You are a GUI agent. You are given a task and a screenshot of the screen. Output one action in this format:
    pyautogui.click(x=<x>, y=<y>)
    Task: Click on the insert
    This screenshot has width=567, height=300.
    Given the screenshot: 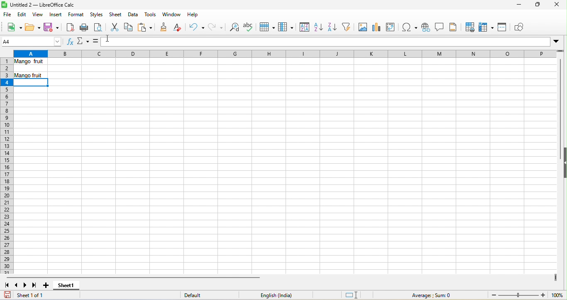 What is the action you would take?
    pyautogui.click(x=56, y=15)
    